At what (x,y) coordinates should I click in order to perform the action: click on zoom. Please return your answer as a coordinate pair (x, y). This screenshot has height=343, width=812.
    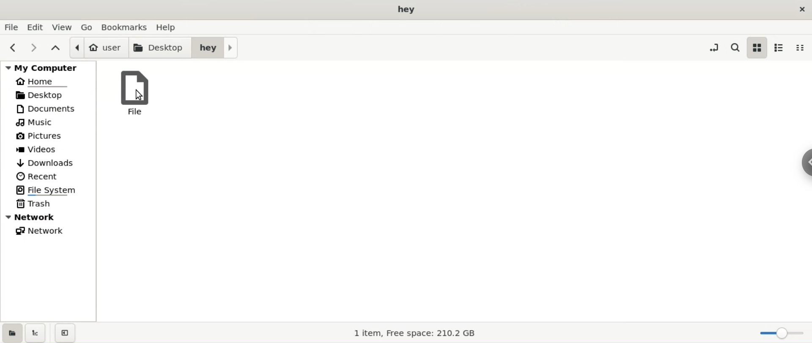
    Looking at the image, I should click on (778, 332).